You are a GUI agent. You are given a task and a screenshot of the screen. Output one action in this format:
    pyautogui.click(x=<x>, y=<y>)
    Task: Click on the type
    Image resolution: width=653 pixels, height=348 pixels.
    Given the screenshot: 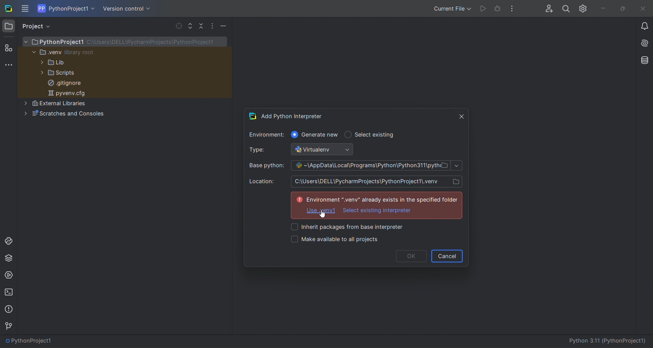 What is the action you would take?
    pyautogui.click(x=308, y=150)
    